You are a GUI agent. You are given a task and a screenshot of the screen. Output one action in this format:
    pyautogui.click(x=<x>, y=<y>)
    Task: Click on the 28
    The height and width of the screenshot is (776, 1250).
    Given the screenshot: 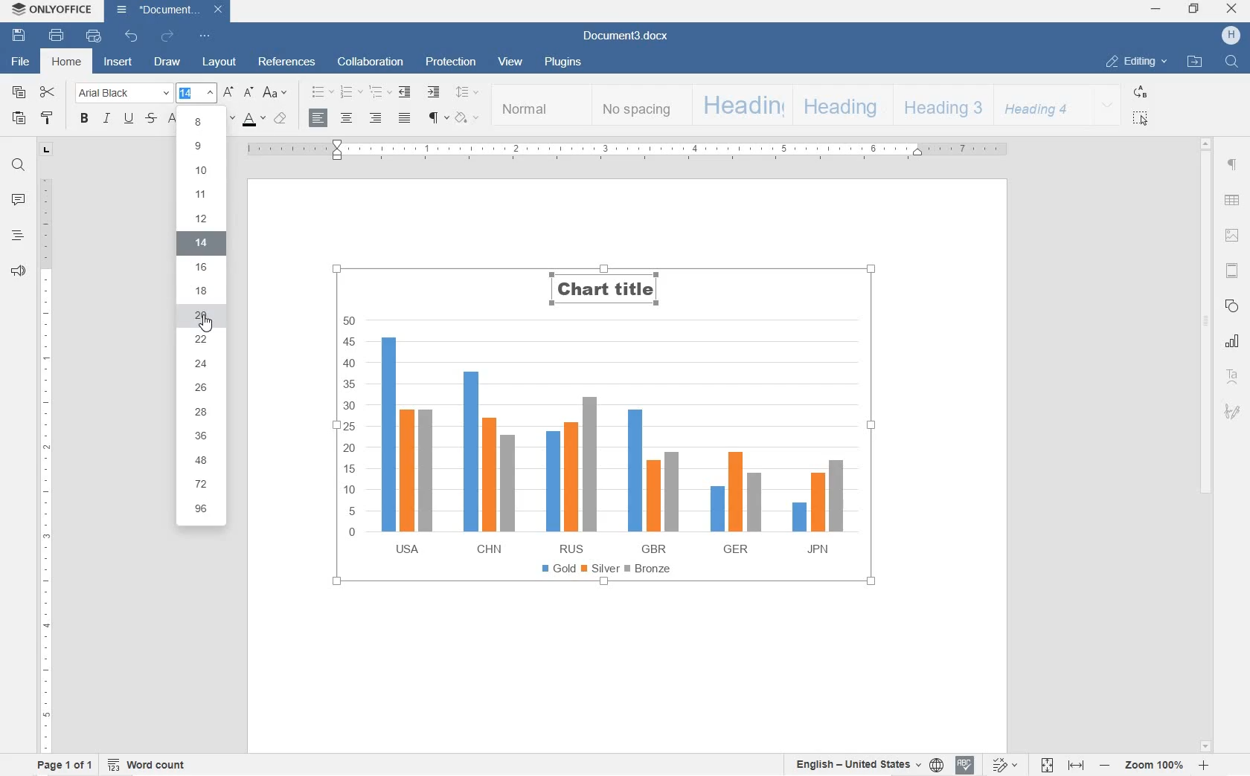 What is the action you would take?
    pyautogui.click(x=202, y=413)
    